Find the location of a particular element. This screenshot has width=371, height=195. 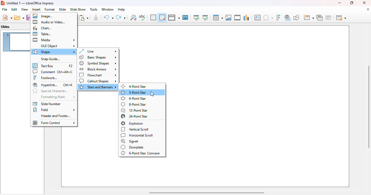

insert special characters is located at coordinates (268, 18).